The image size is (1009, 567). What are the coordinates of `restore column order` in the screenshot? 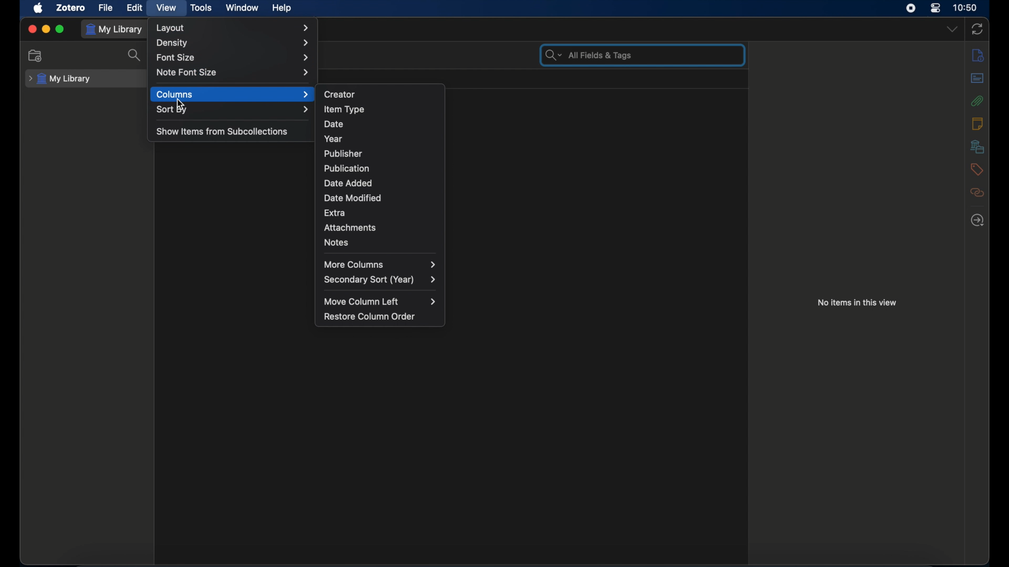 It's located at (370, 317).